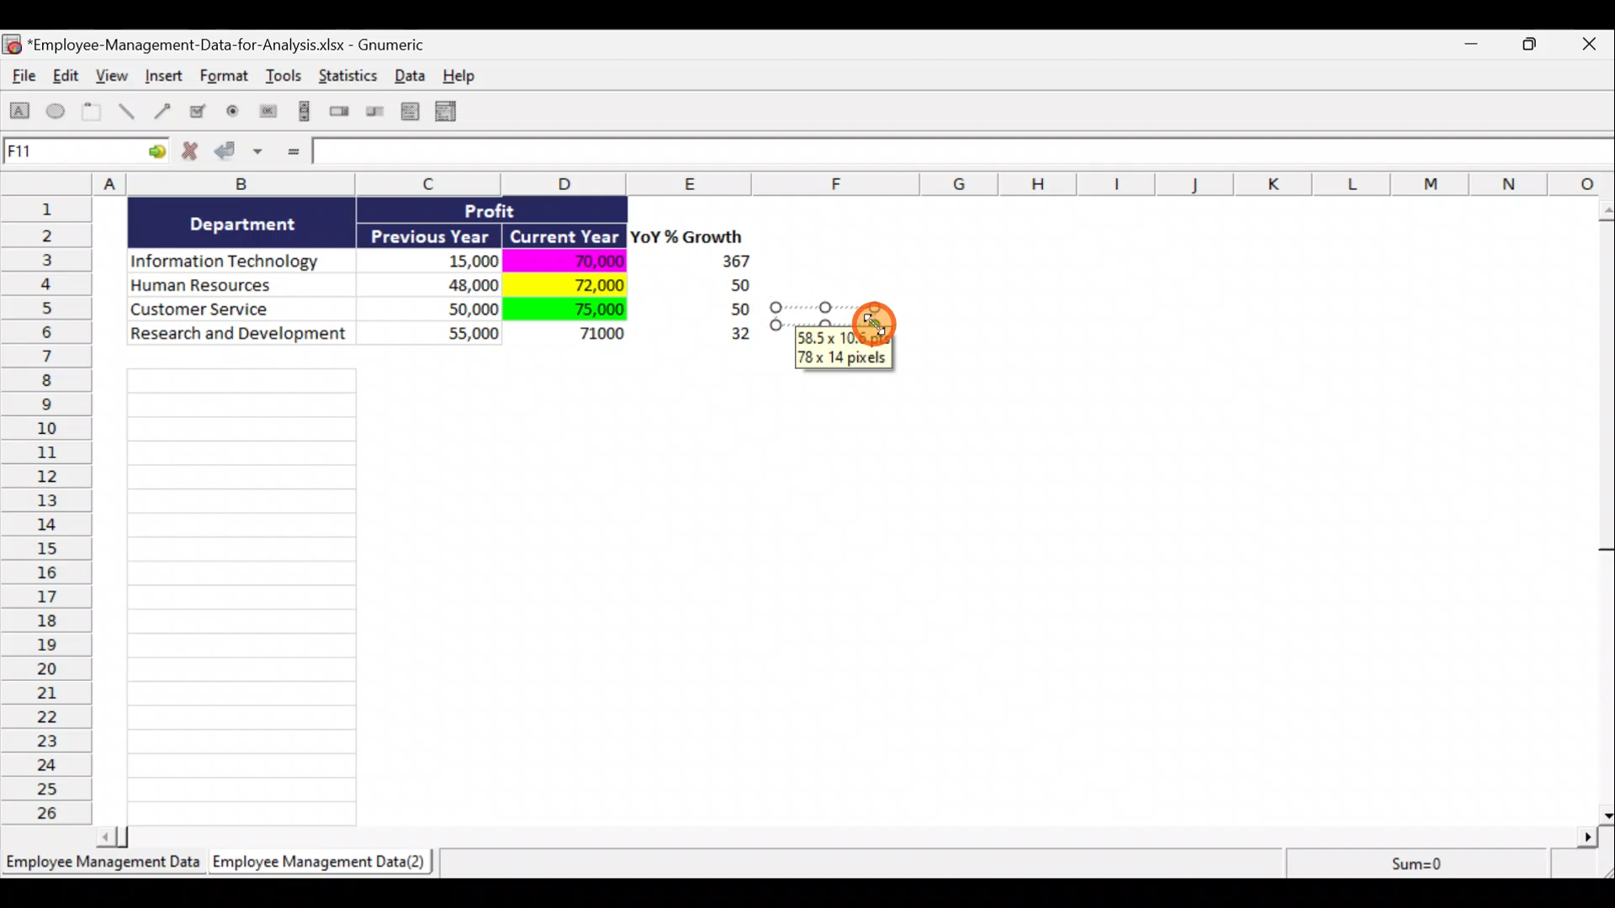 Image resolution: width=1615 pixels, height=908 pixels. What do you see at coordinates (341, 113) in the screenshot?
I see `Create a spin button` at bounding box center [341, 113].